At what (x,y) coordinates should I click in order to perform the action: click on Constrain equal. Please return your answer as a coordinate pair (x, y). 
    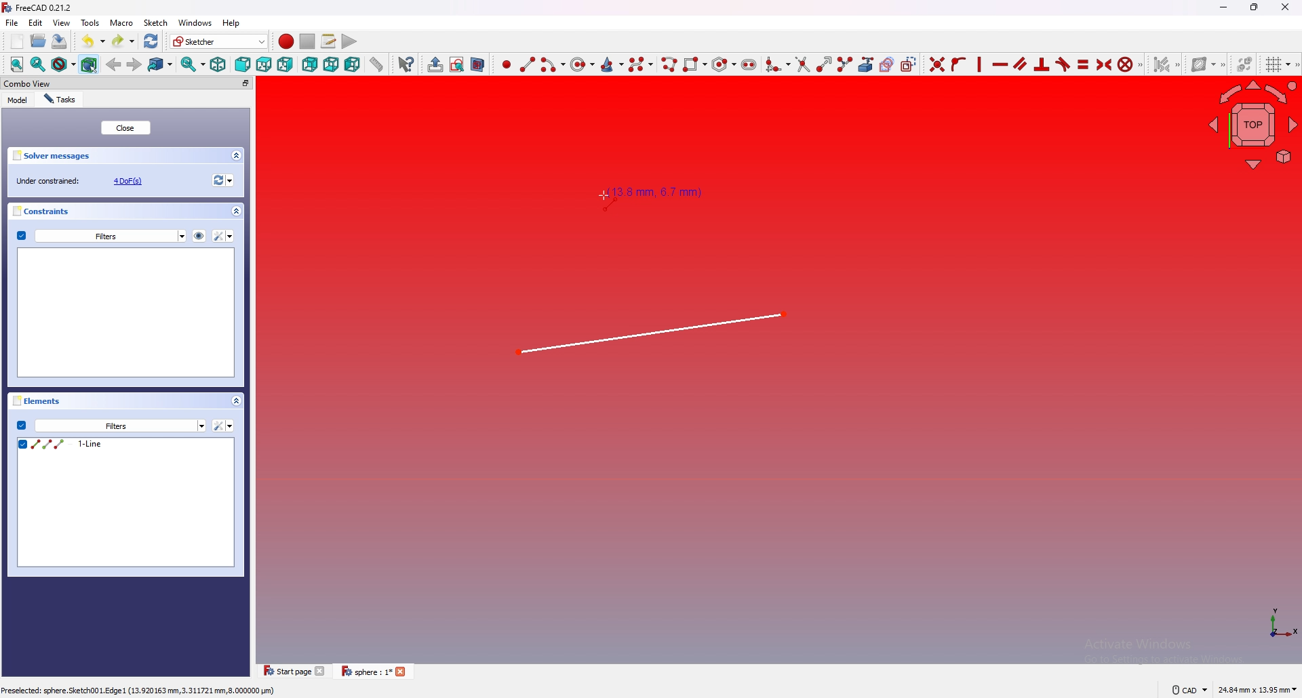
    Looking at the image, I should click on (1083, 64).